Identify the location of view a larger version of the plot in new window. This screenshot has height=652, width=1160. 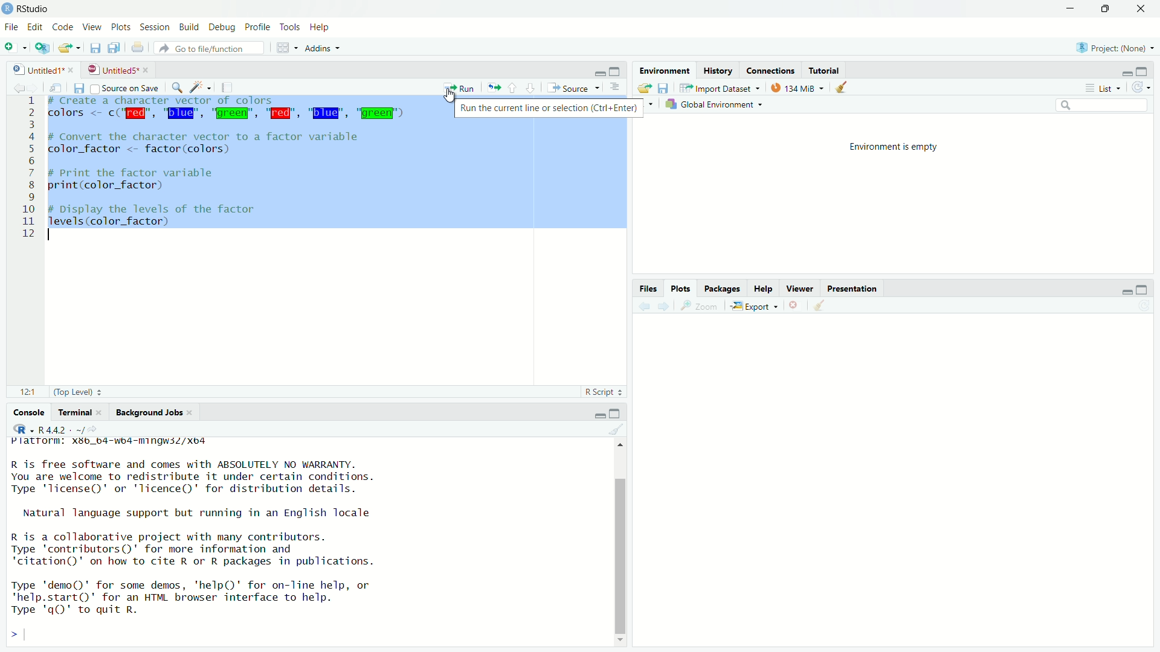
(699, 307).